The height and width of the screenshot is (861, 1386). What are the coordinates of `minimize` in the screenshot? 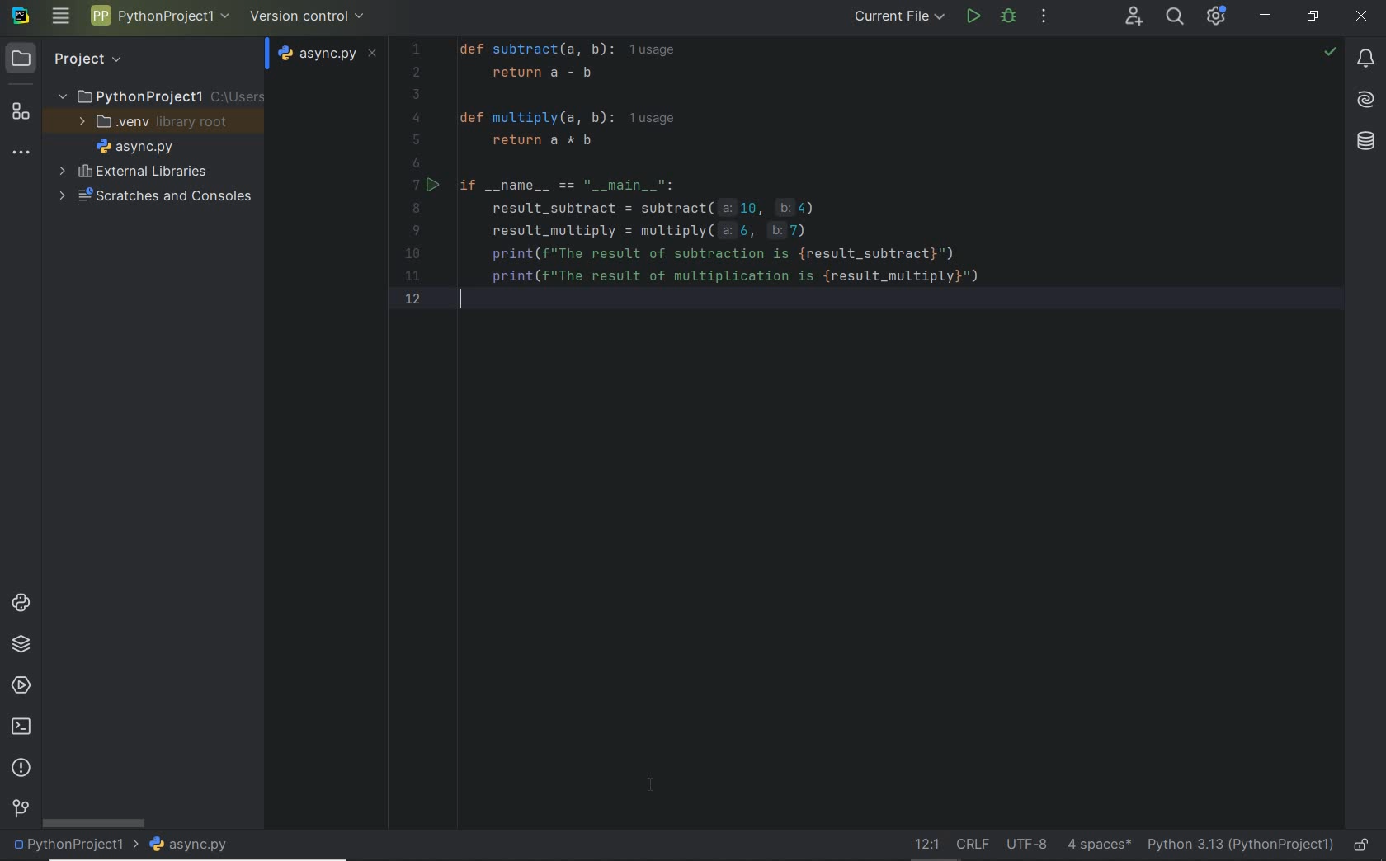 It's located at (1265, 15).